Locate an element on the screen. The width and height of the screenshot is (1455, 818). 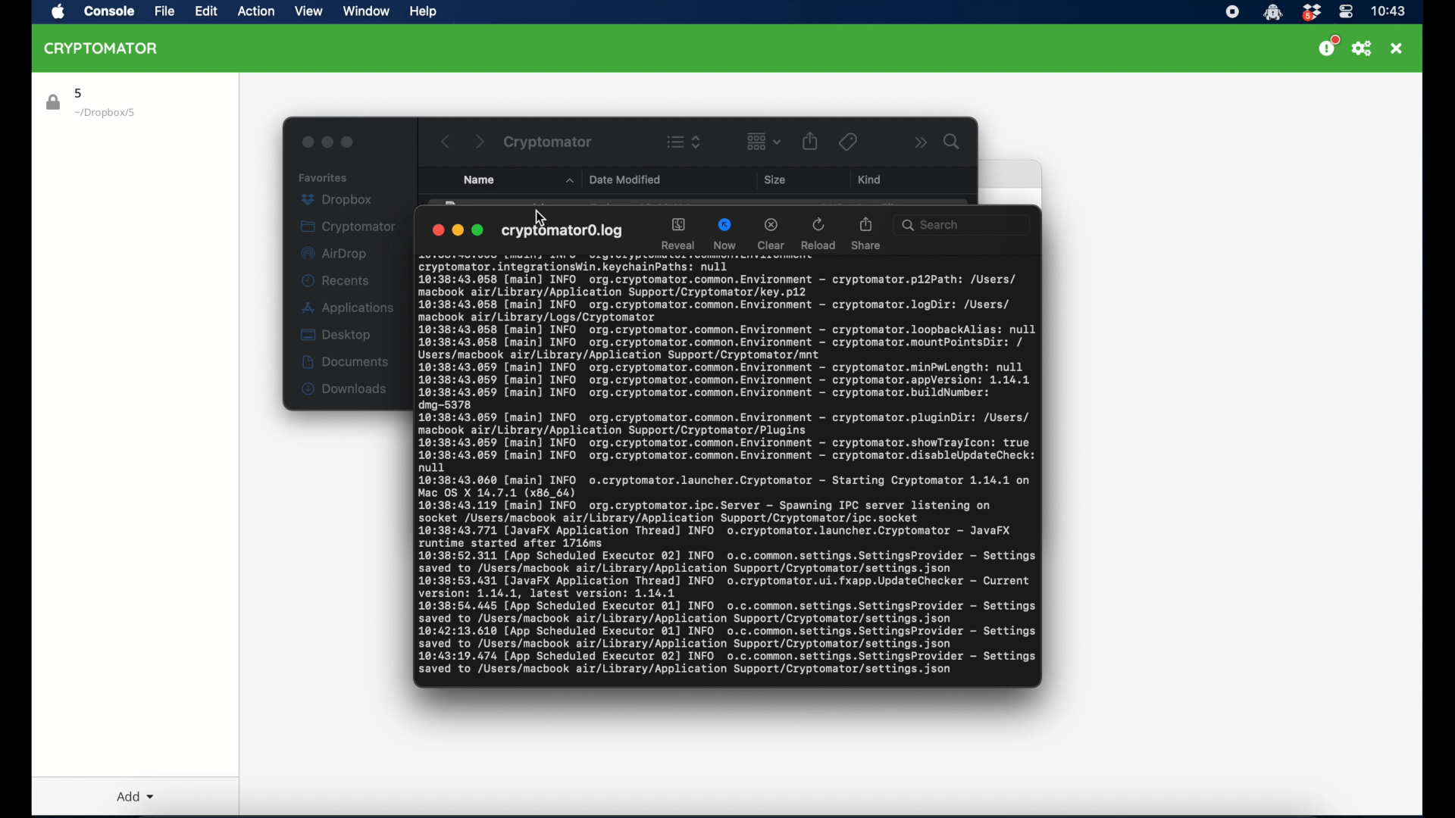
dropbox is located at coordinates (340, 199).